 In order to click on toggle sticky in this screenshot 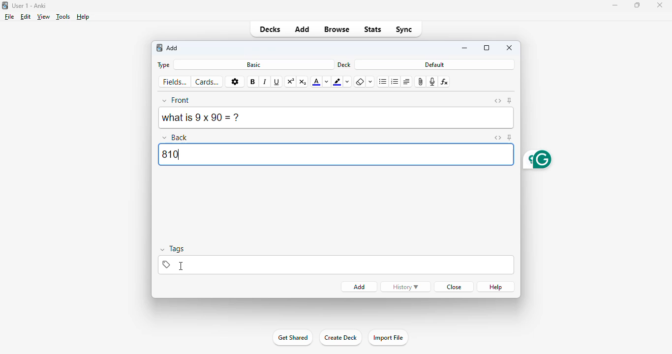, I will do `click(510, 137)`.